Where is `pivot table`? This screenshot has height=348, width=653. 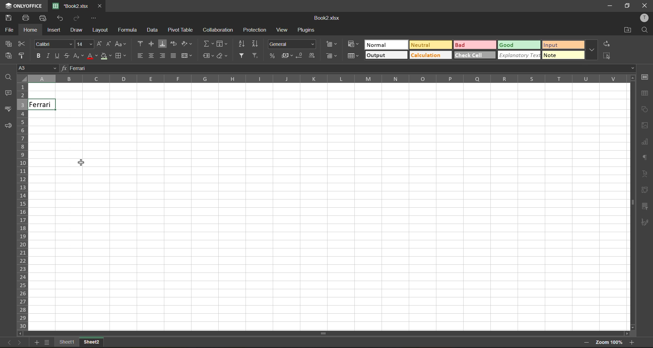
pivot table is located at coordinates (646, 190).